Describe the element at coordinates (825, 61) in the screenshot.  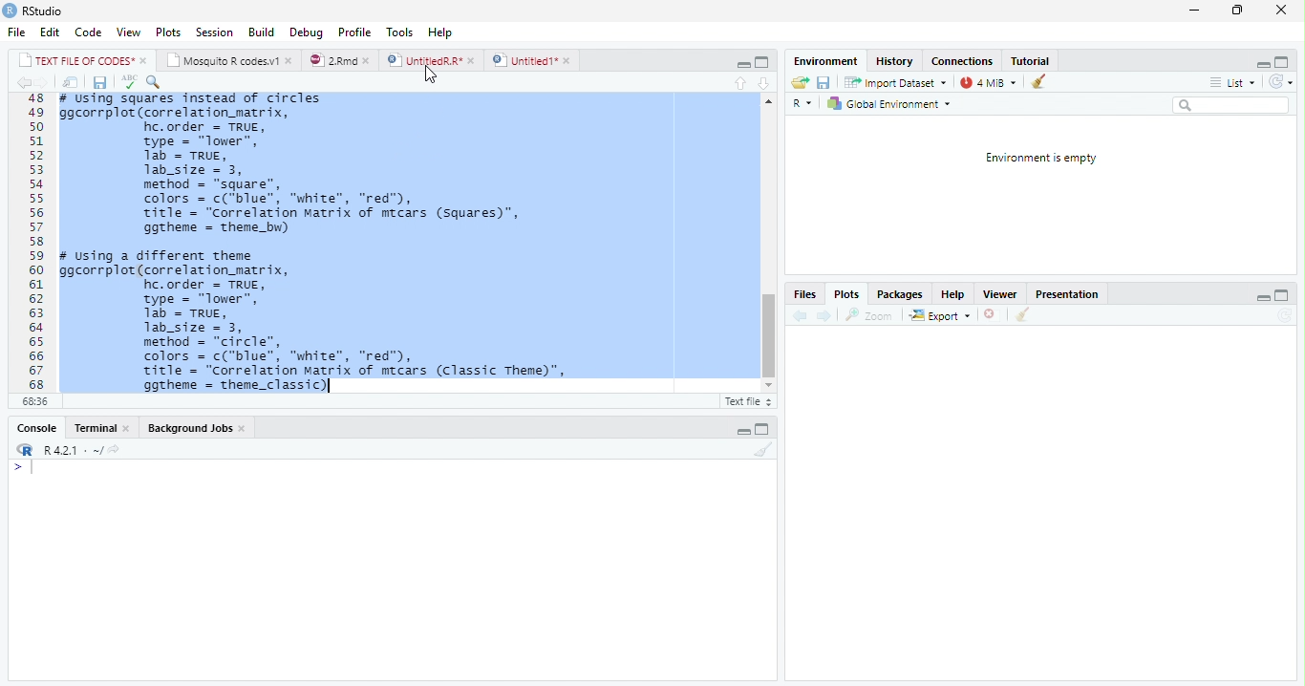
I see `Environment` at that location.